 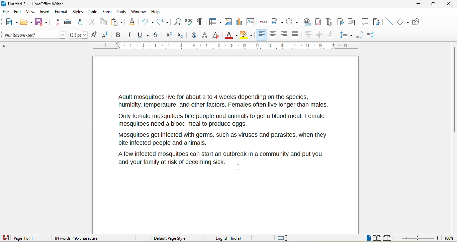 I want to click on ruler, so click(x=226, y=46).